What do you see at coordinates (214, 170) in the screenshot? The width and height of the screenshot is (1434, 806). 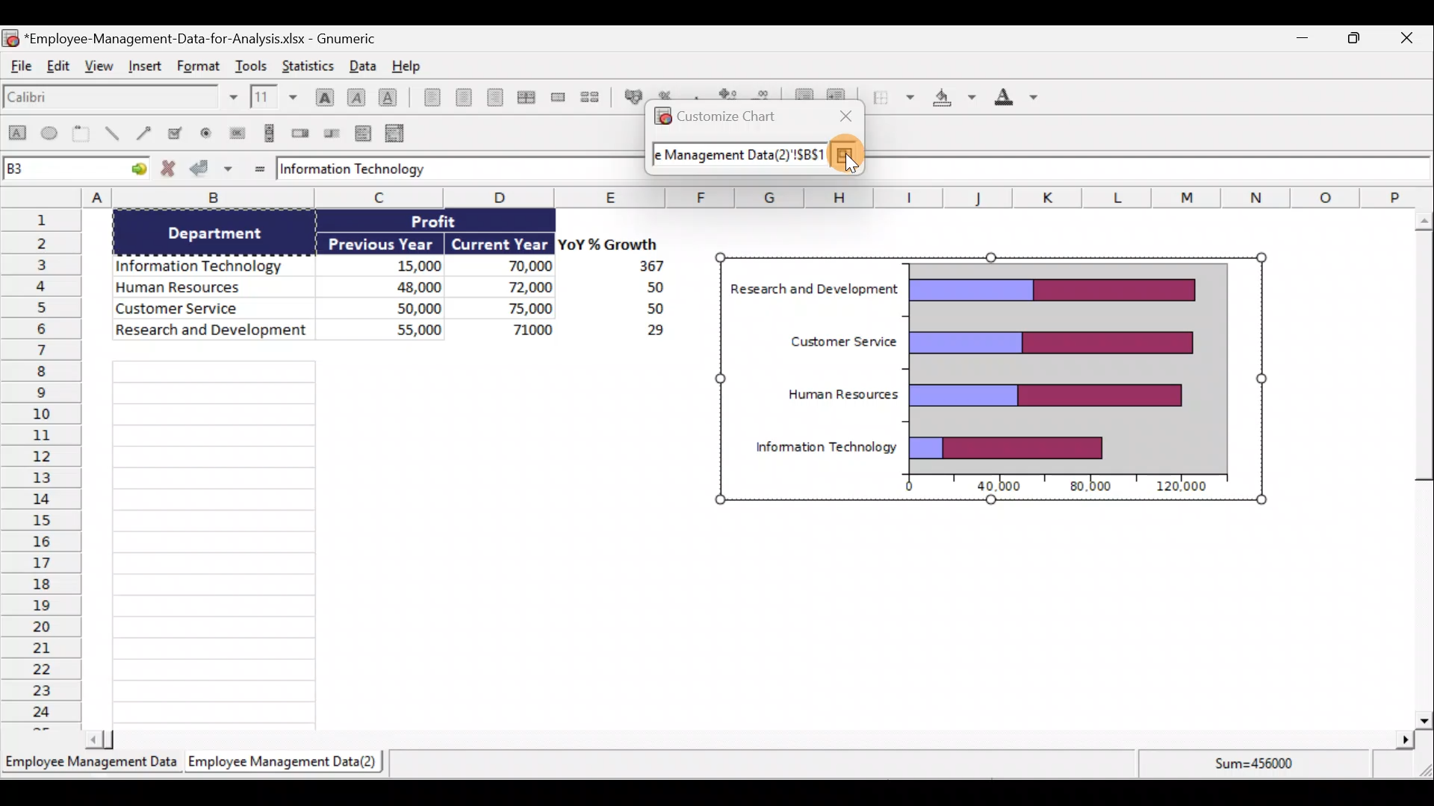 I see `Accept change` at bounding box center [214, 170].